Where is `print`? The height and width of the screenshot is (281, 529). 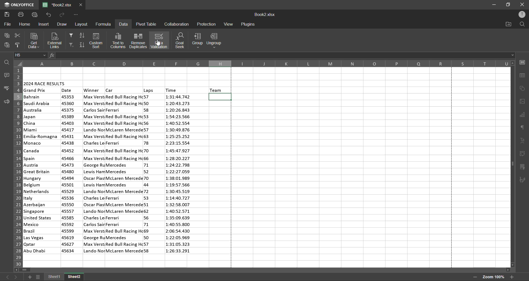
print is located at coordinates (21, 15).